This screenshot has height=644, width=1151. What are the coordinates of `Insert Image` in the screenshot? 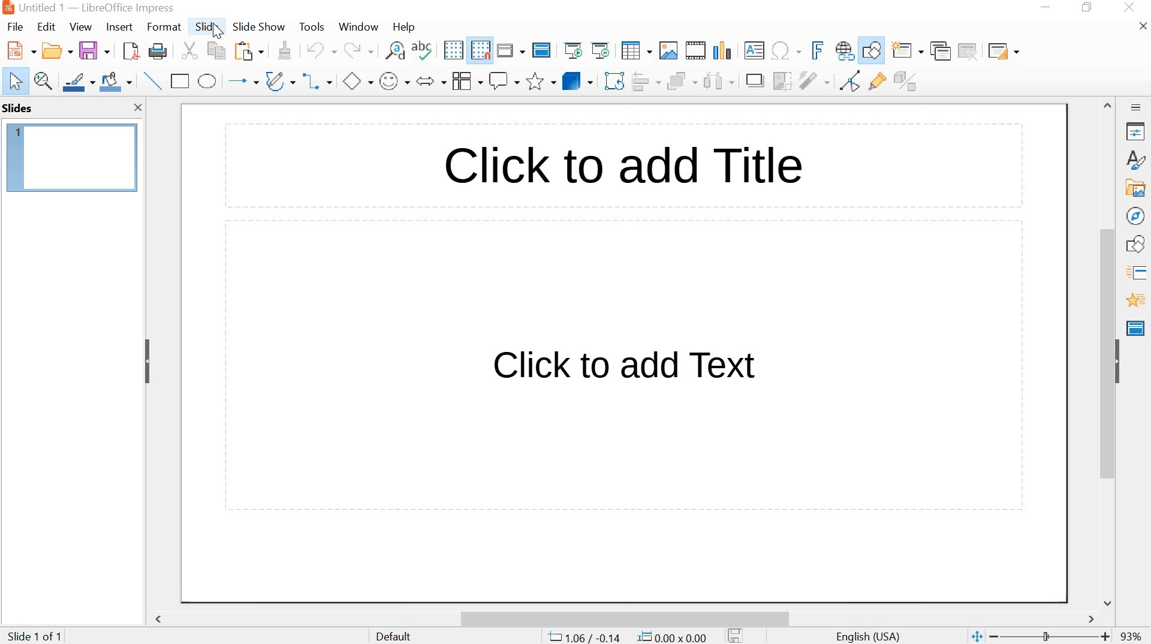 It's located at (669, 51).